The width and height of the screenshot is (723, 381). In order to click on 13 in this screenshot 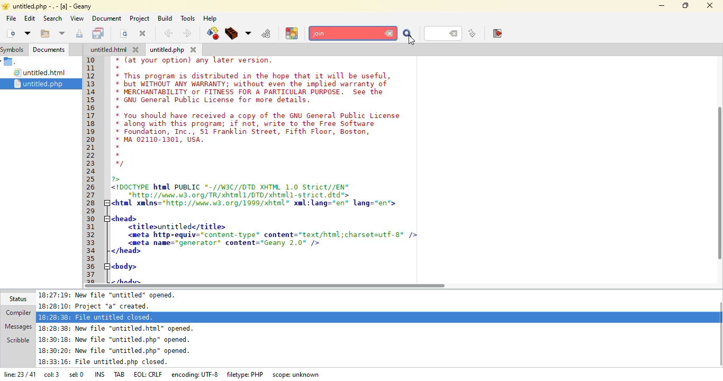, I will do `click(91, 84)`.